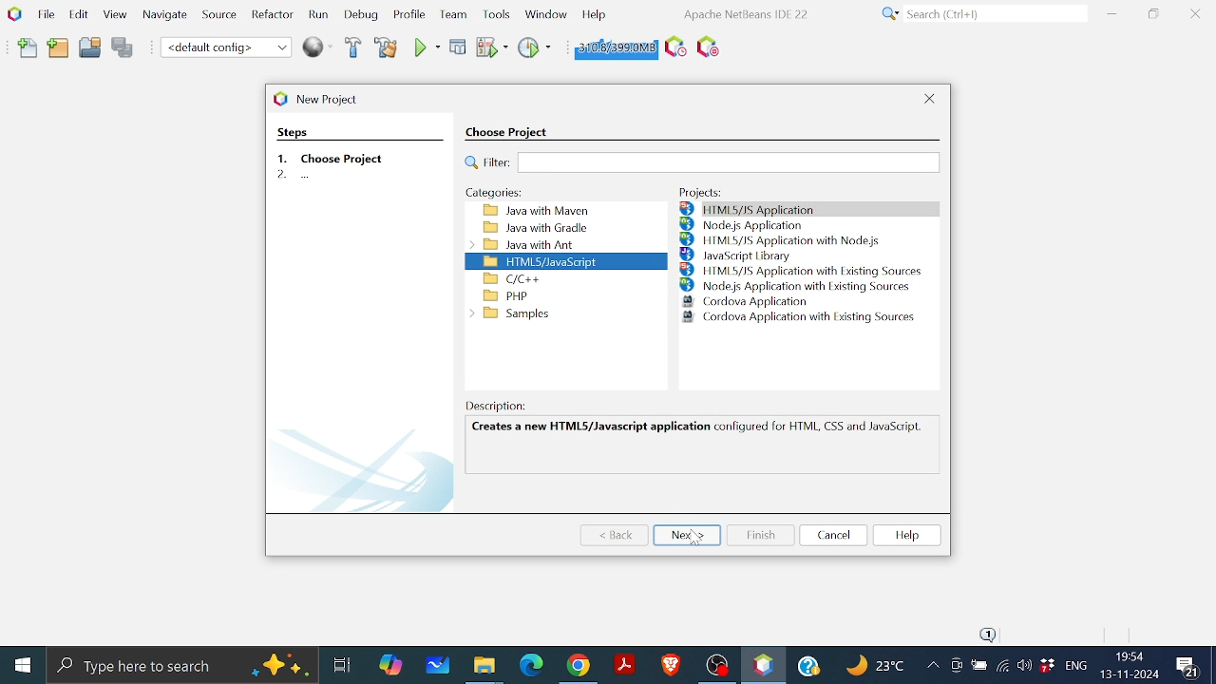 Image resolution: width=1216 pixels, height=684 pixels. I want to click on Edit, so click(76, 13).